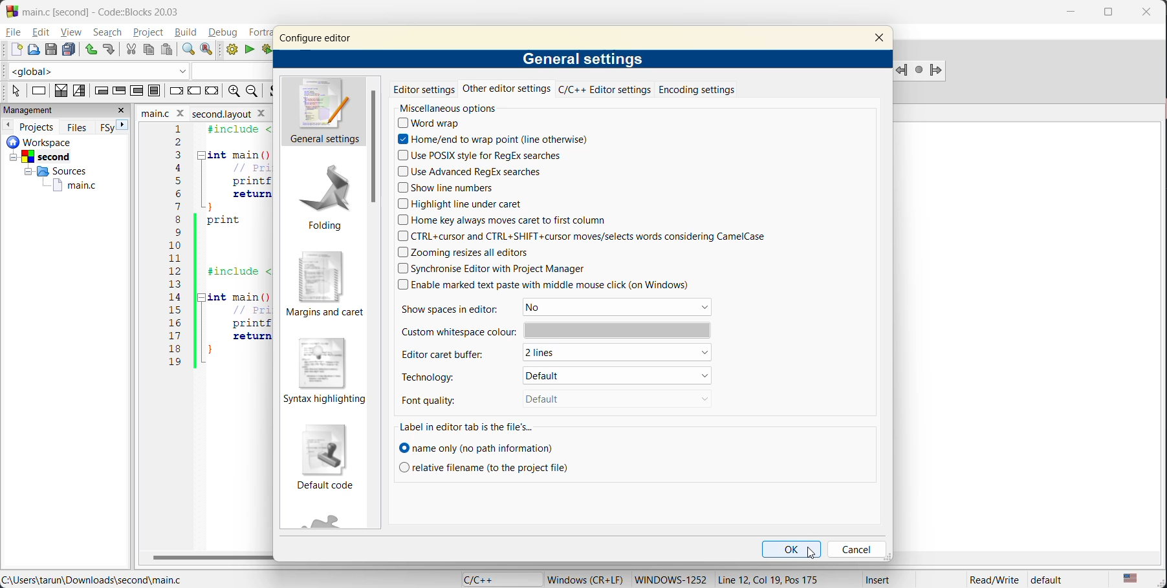 The image size is (1167, 588). Describe the element at coordinates (315, 39) in the screenshot. I see `configure editor` at that location.